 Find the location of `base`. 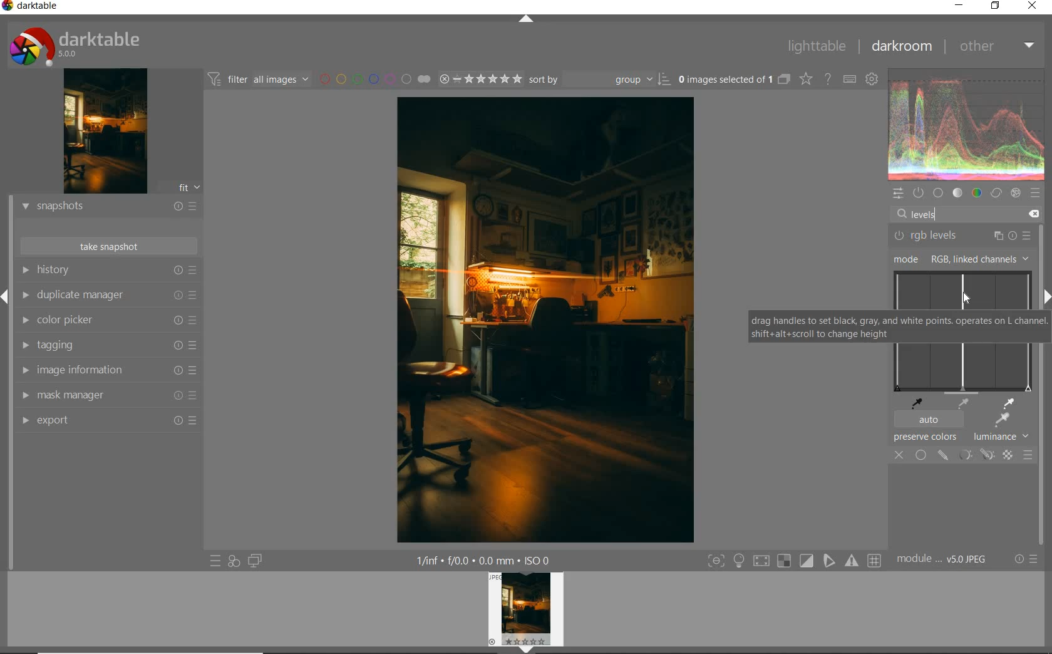

base is located at coordinates (938, 193).